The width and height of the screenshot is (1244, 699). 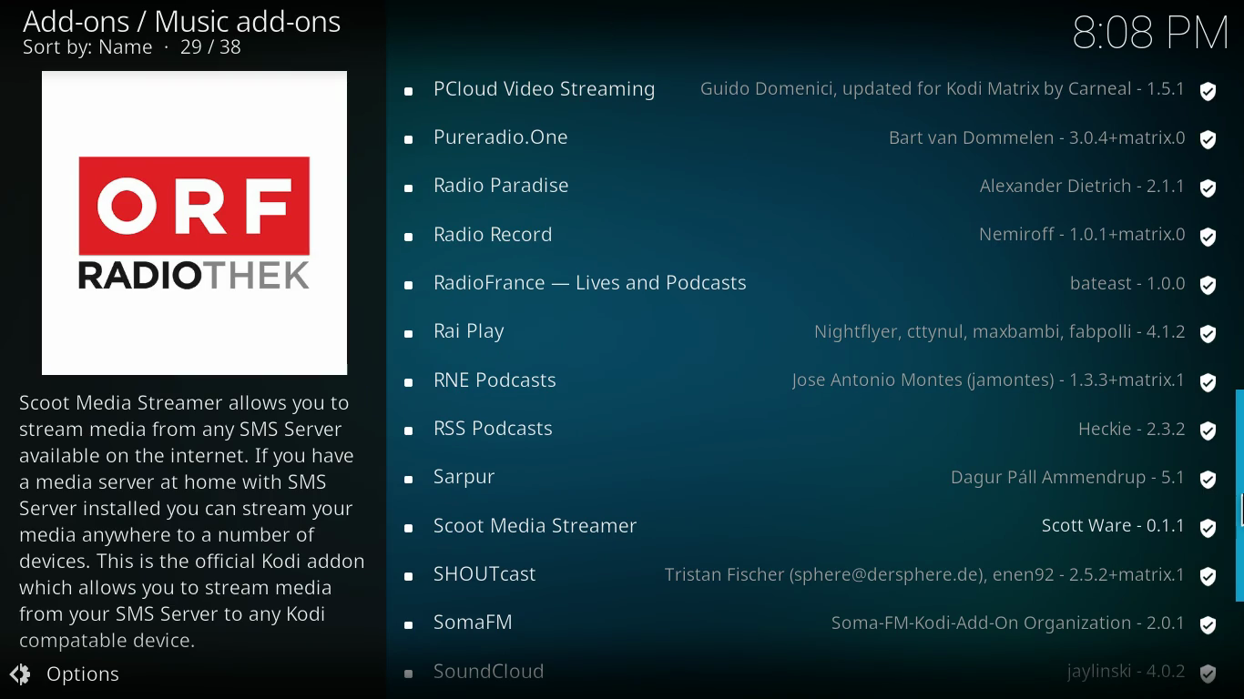 I want to click on add-on, so click(x=471, y=575).